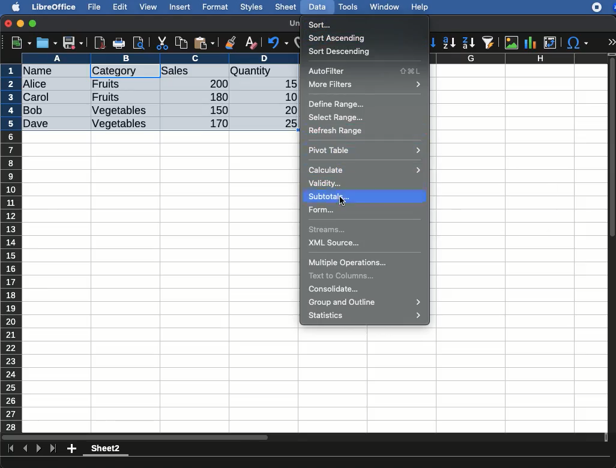 Image resolution: width=616 pixels, height=468 pixels. I want to click on clone formatting, so click(231, 43).